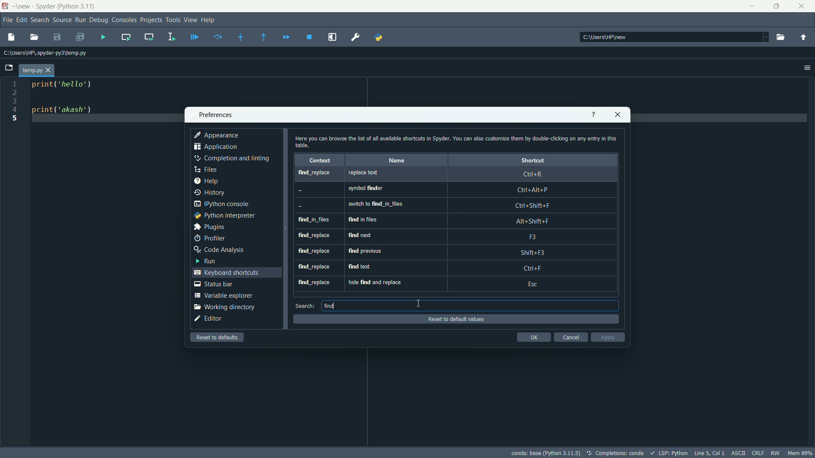 This screenshot has width=815, height=458. What do you see at coordinates (218, 135) in the screenshot?
I see `appearance` at bounding box center [218, 135].